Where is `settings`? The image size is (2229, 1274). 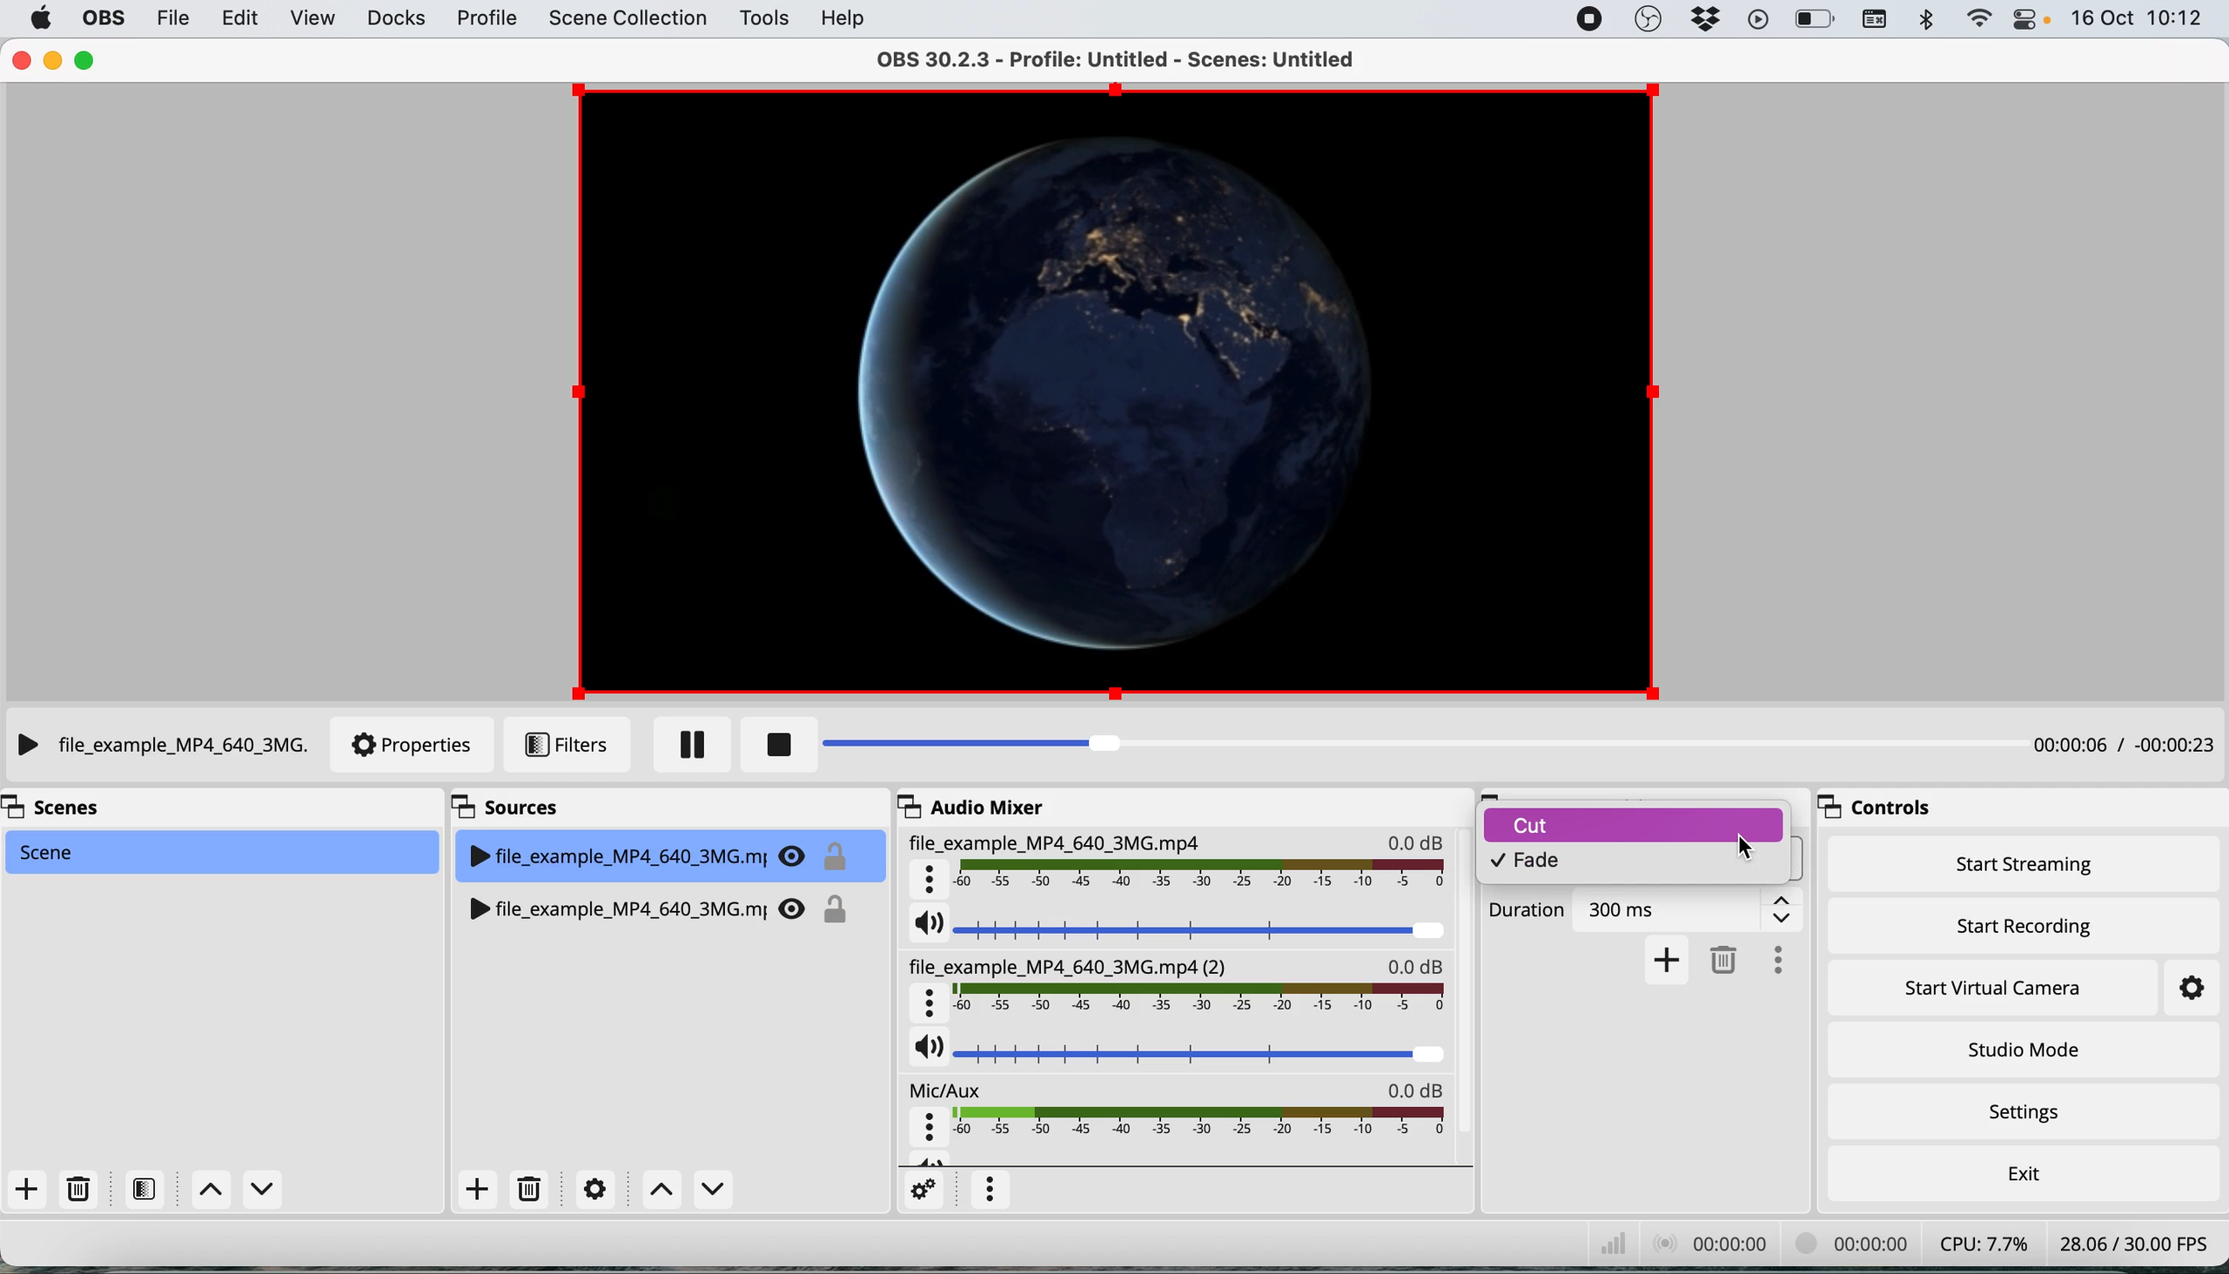
settings is located at coordinates (2196, 986).